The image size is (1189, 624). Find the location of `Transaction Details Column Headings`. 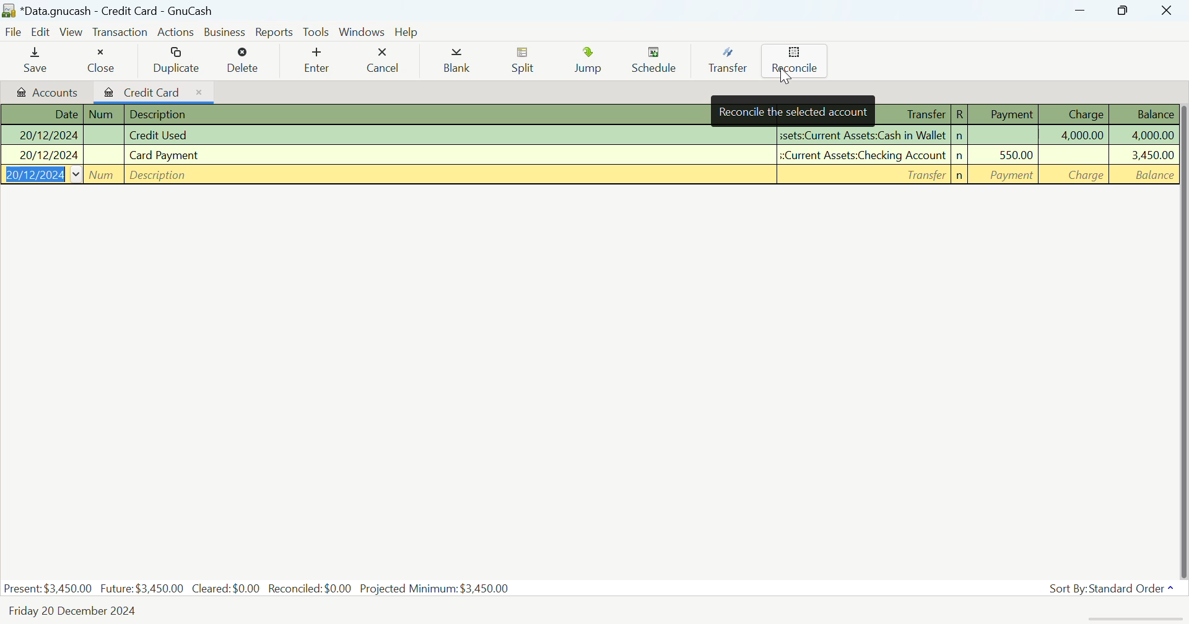

Transaction Details Column Headings is located at coordinates (1025, 114).